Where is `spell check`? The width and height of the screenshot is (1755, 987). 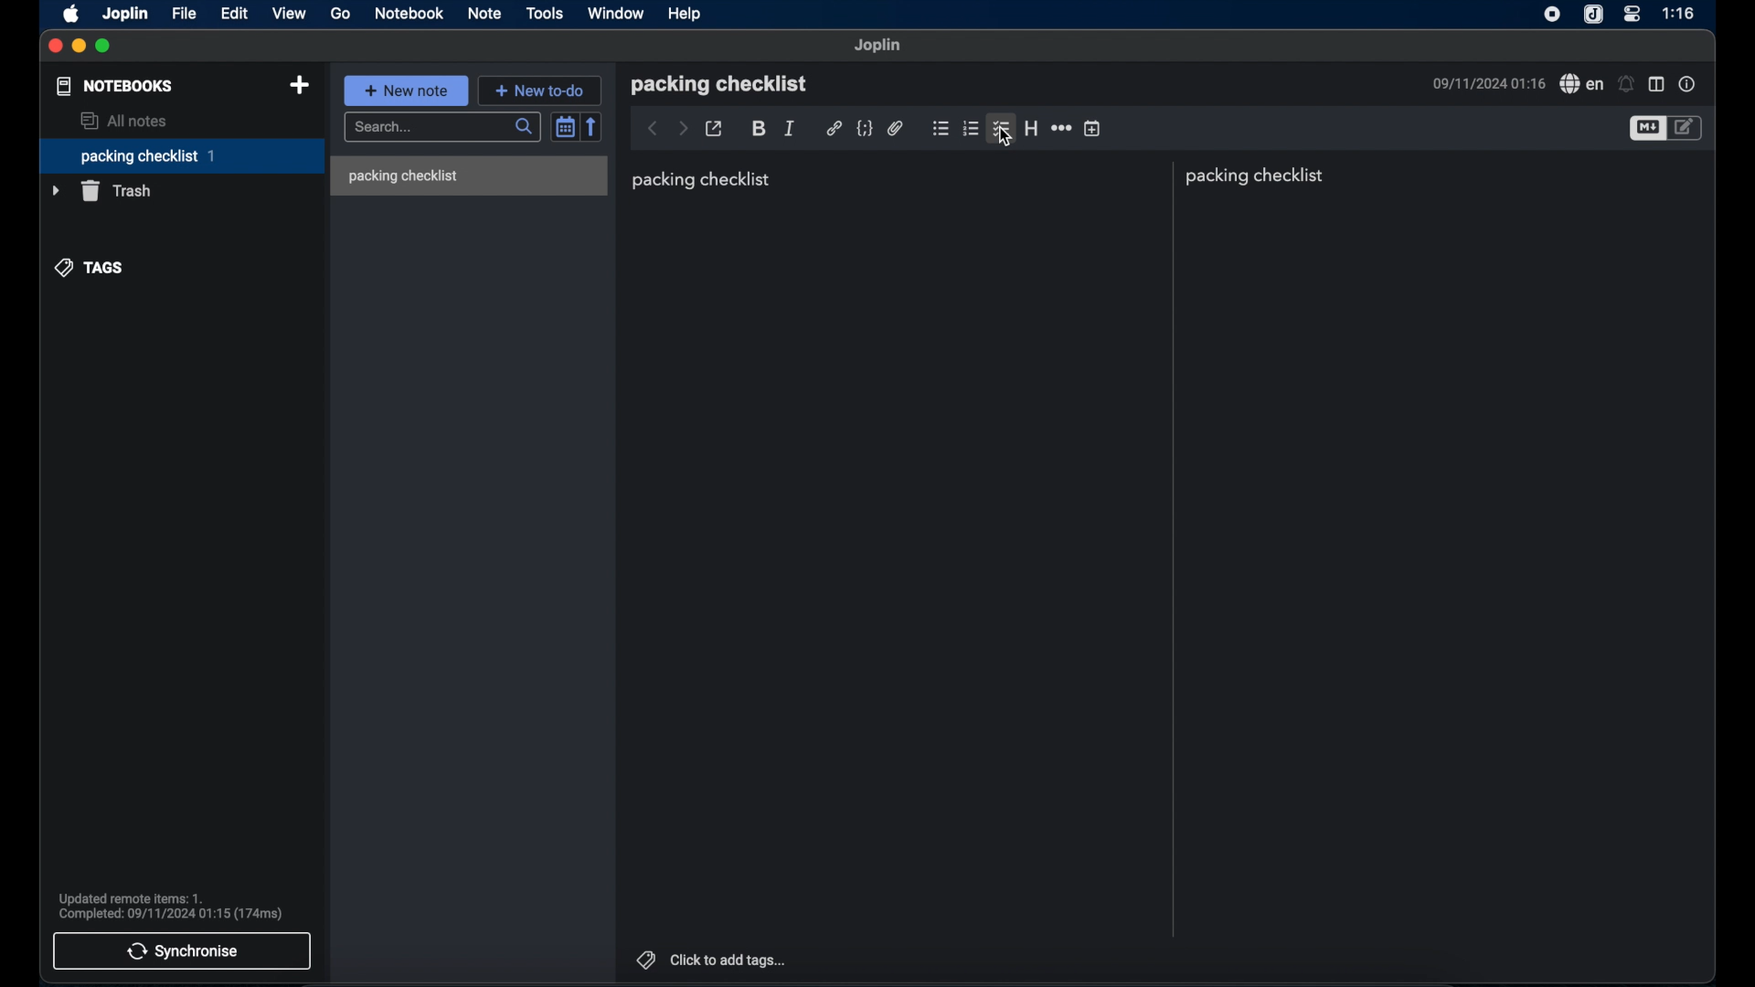 spell check is located at coordinates (1581, 84).